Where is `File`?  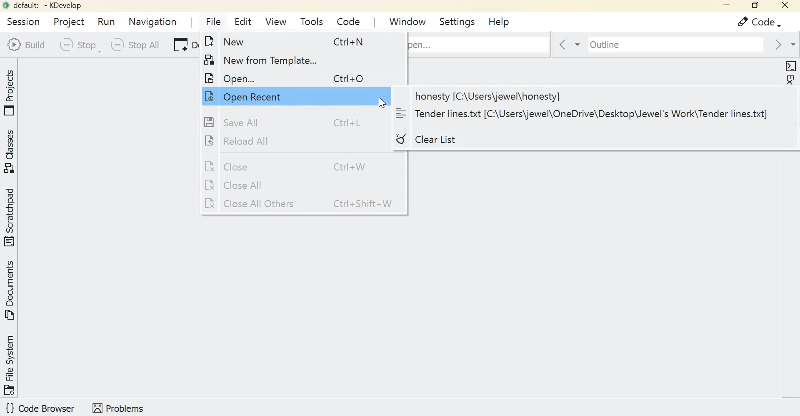 File is located at coordinates (211, 21).